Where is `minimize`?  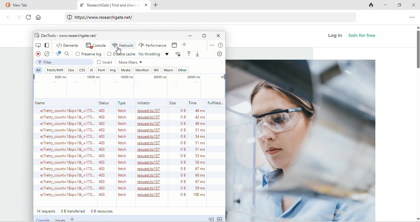 minimize is located at coordinates (190, 36).